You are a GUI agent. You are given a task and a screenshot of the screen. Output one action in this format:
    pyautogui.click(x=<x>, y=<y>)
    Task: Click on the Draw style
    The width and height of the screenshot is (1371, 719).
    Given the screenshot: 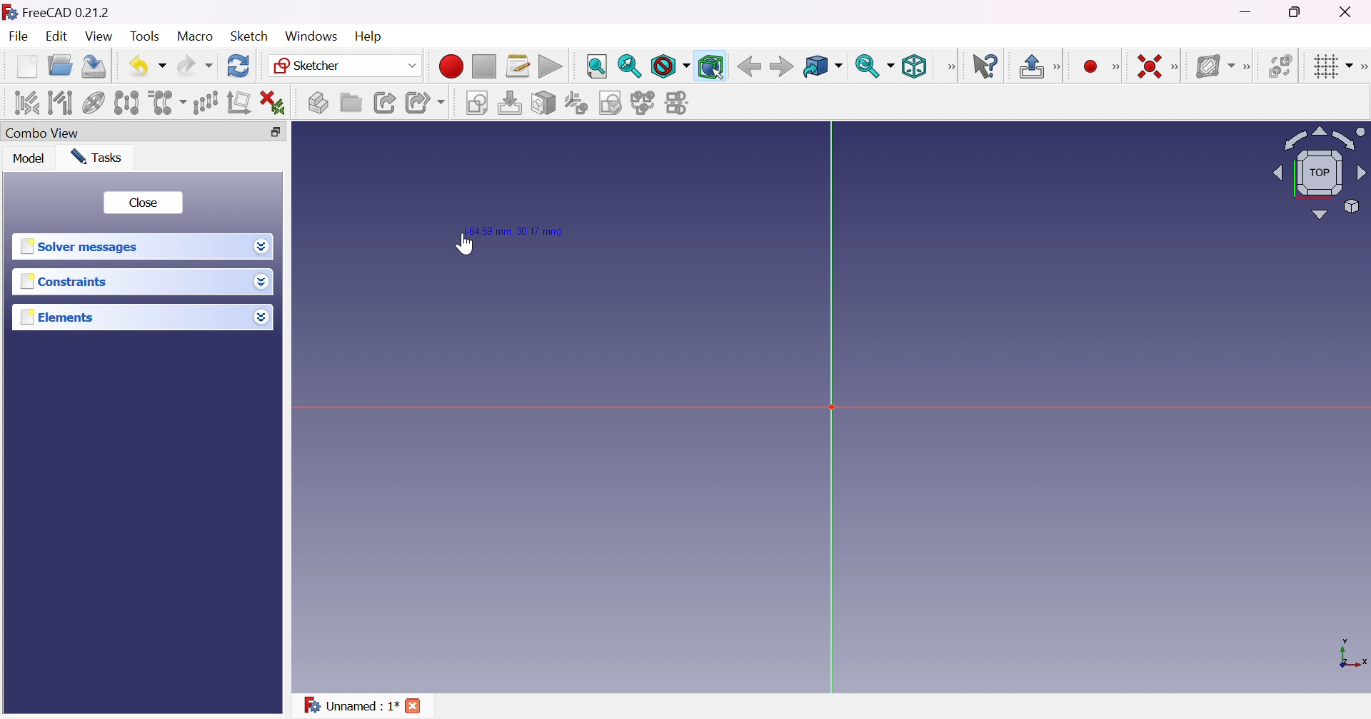 What is the action you would take?
    pyautogui.click(x=669, y=66)
    